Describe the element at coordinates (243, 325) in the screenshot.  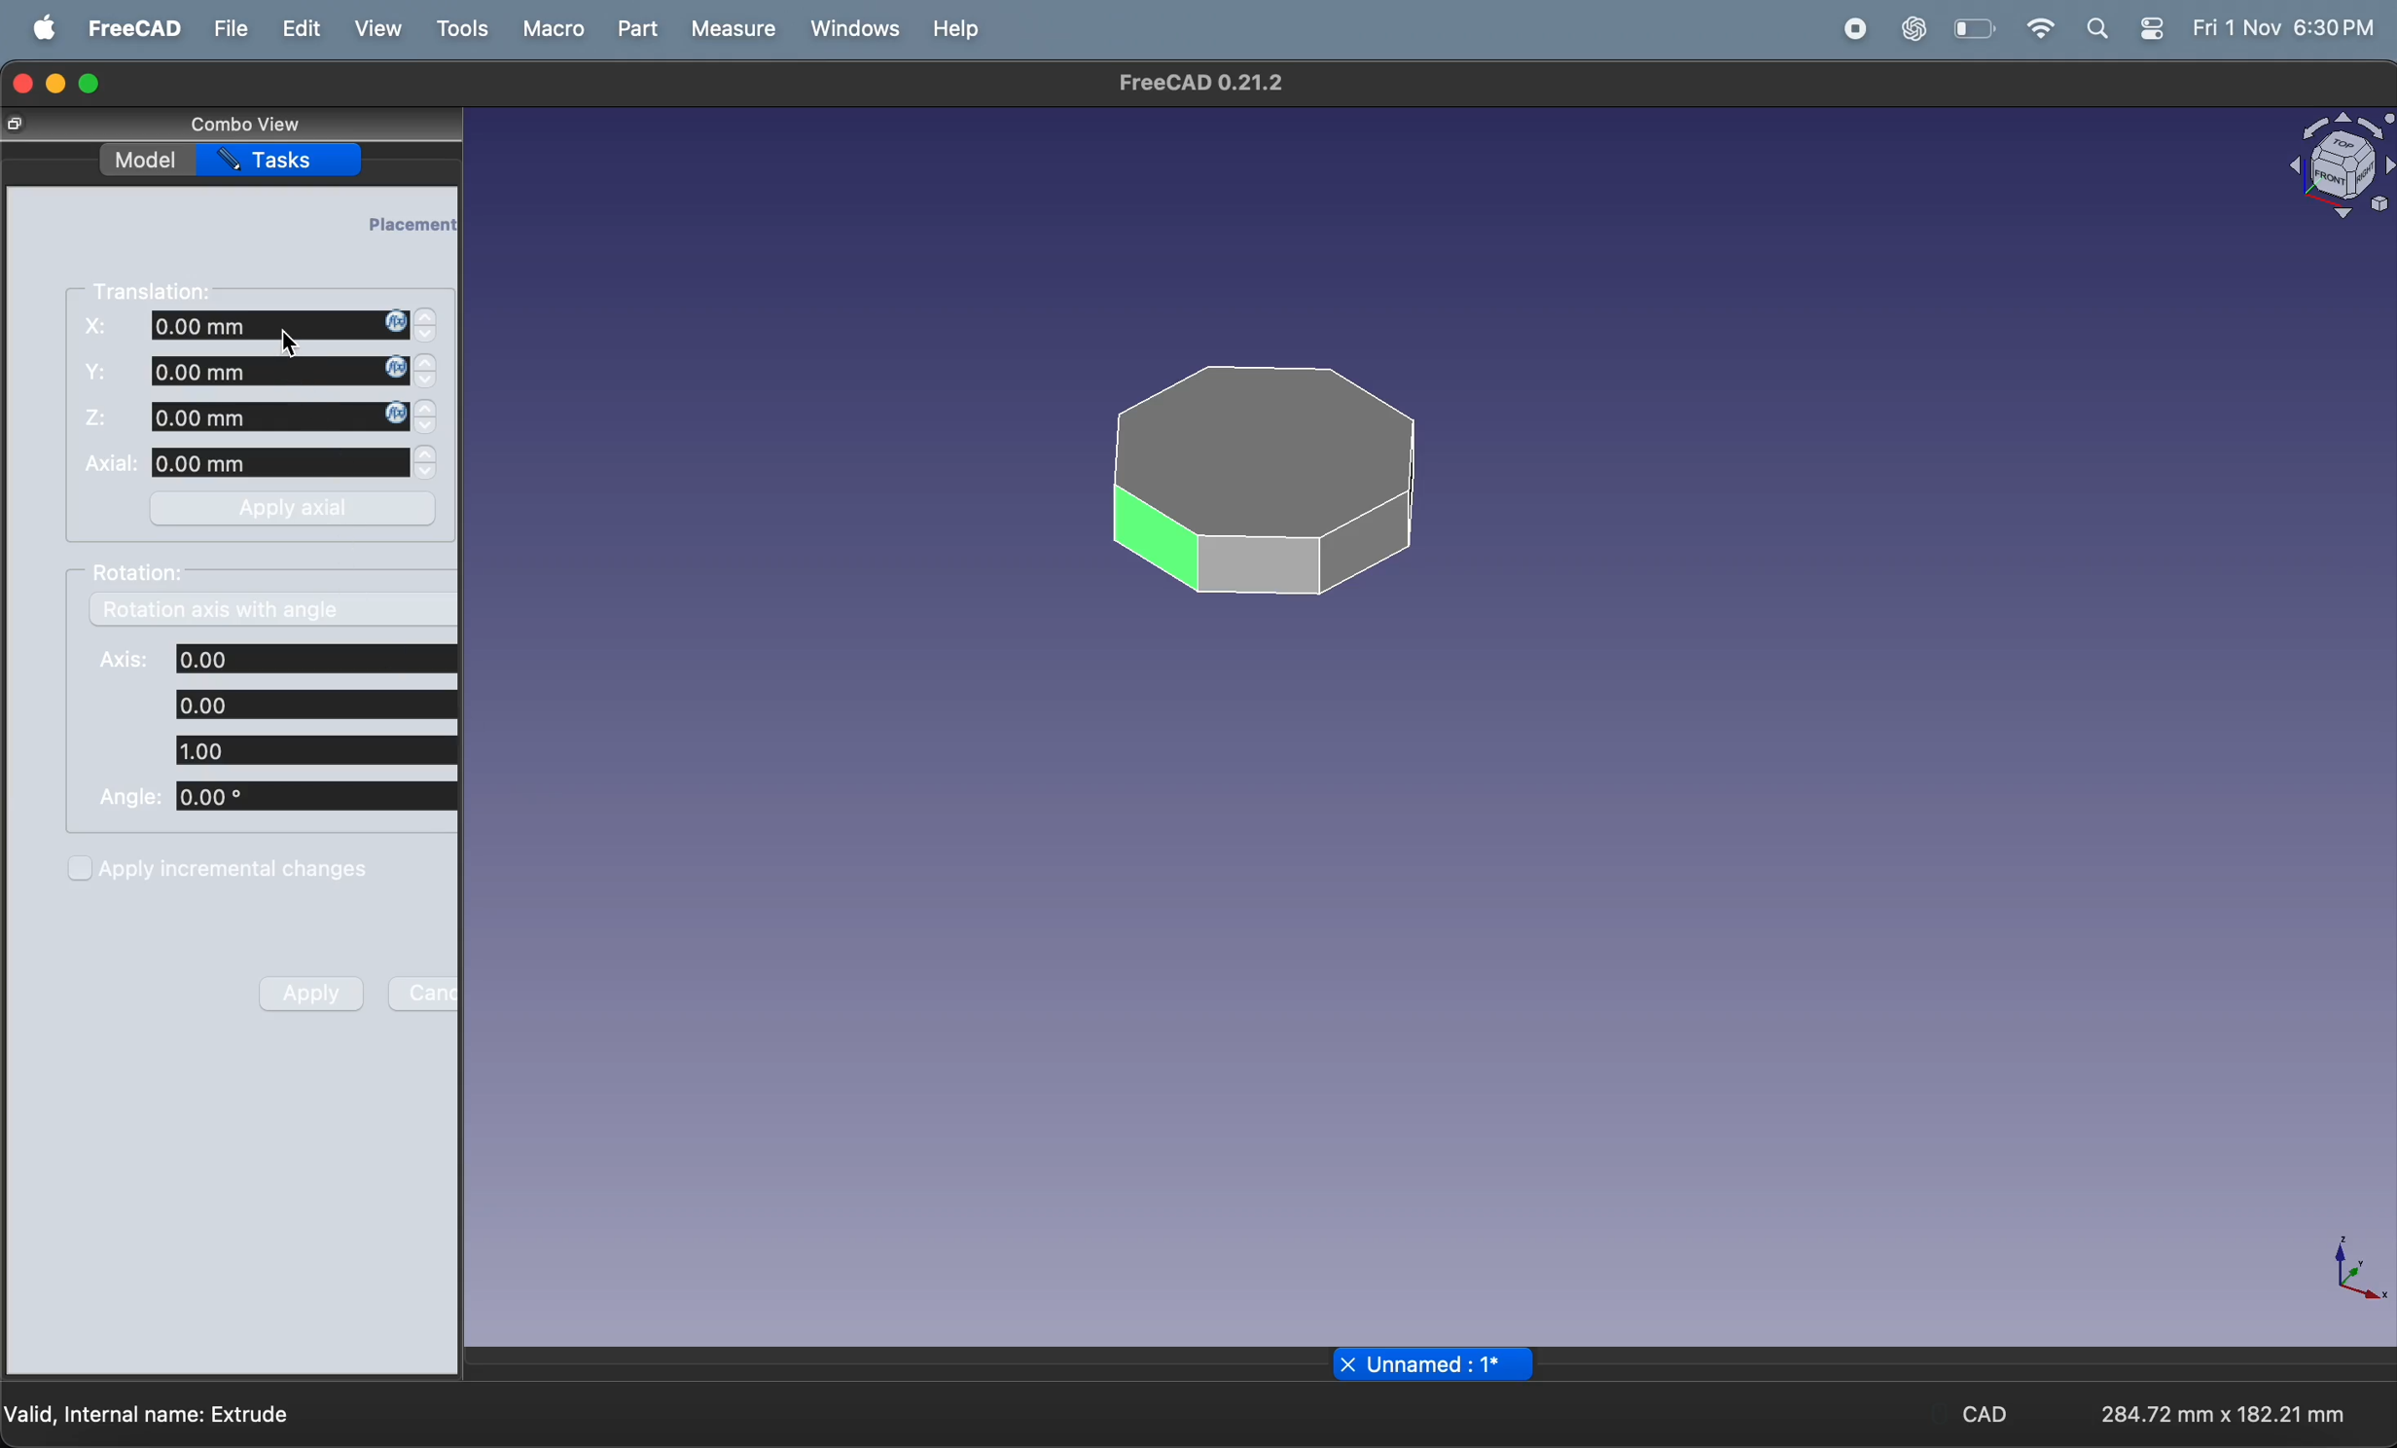
I see `X: 0.00 mm` at that location.